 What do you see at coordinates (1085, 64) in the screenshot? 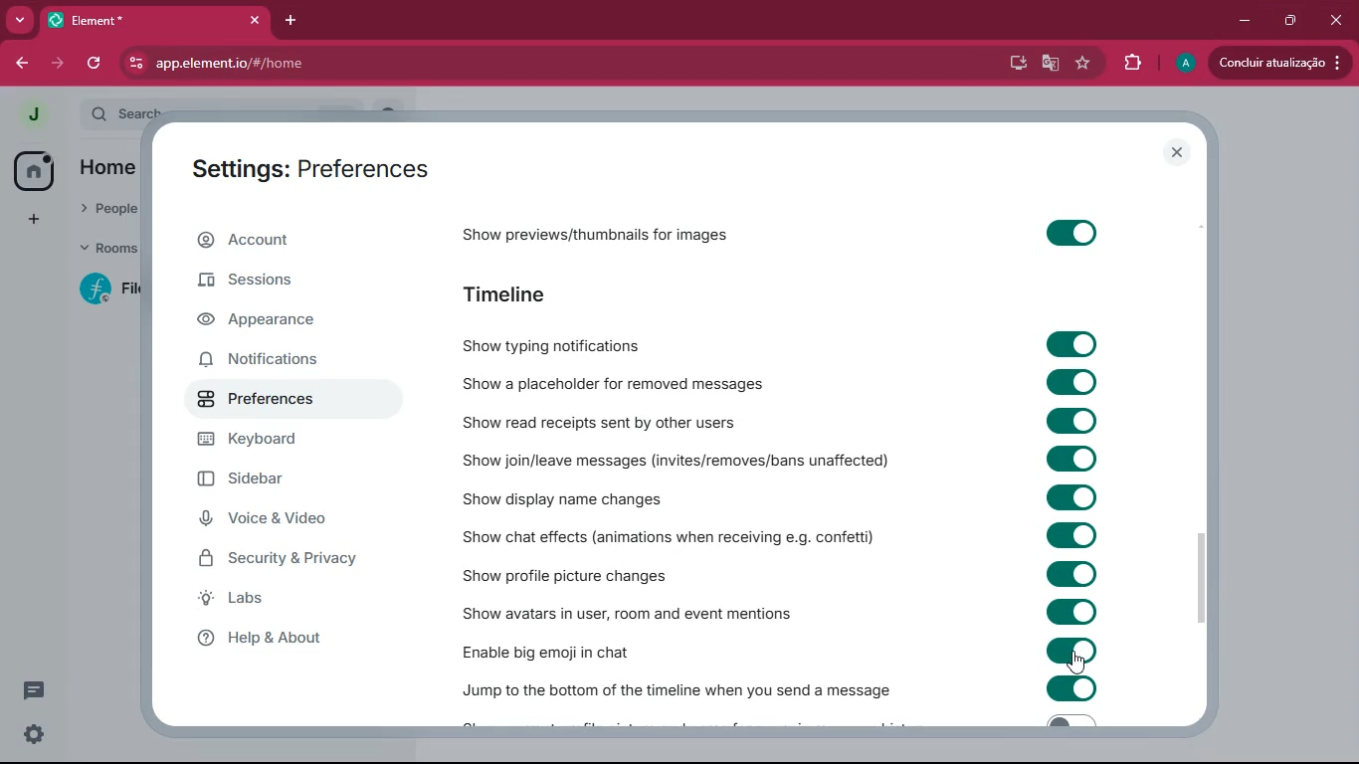
I see `favourite` at bounding box center [1085, 64].